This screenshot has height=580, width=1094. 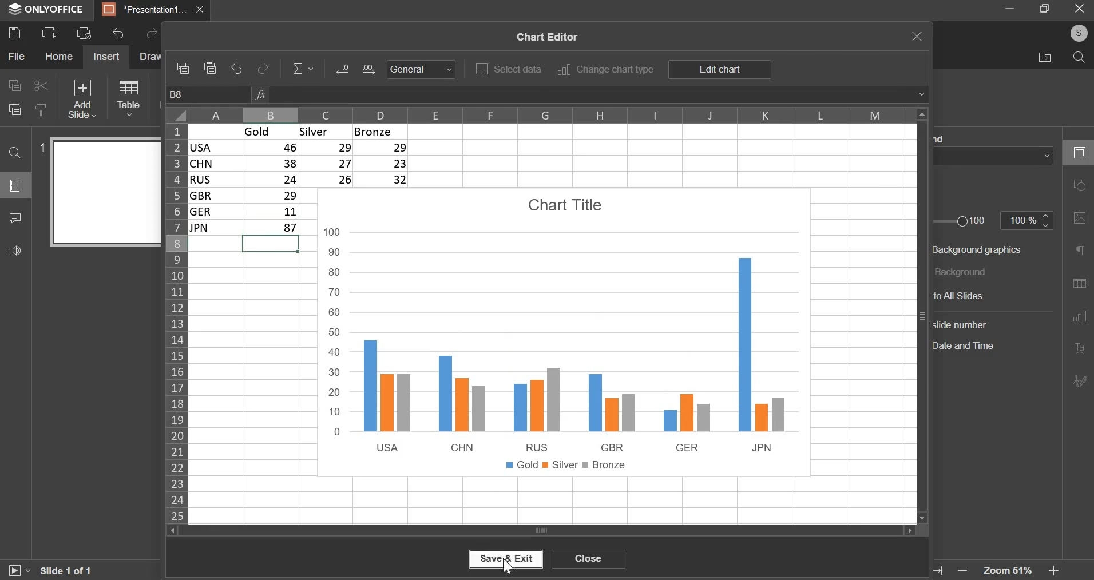 What do you see at coordinates (588, 558) in the screenshot?
I see `close` at bounding box center [588, 558].